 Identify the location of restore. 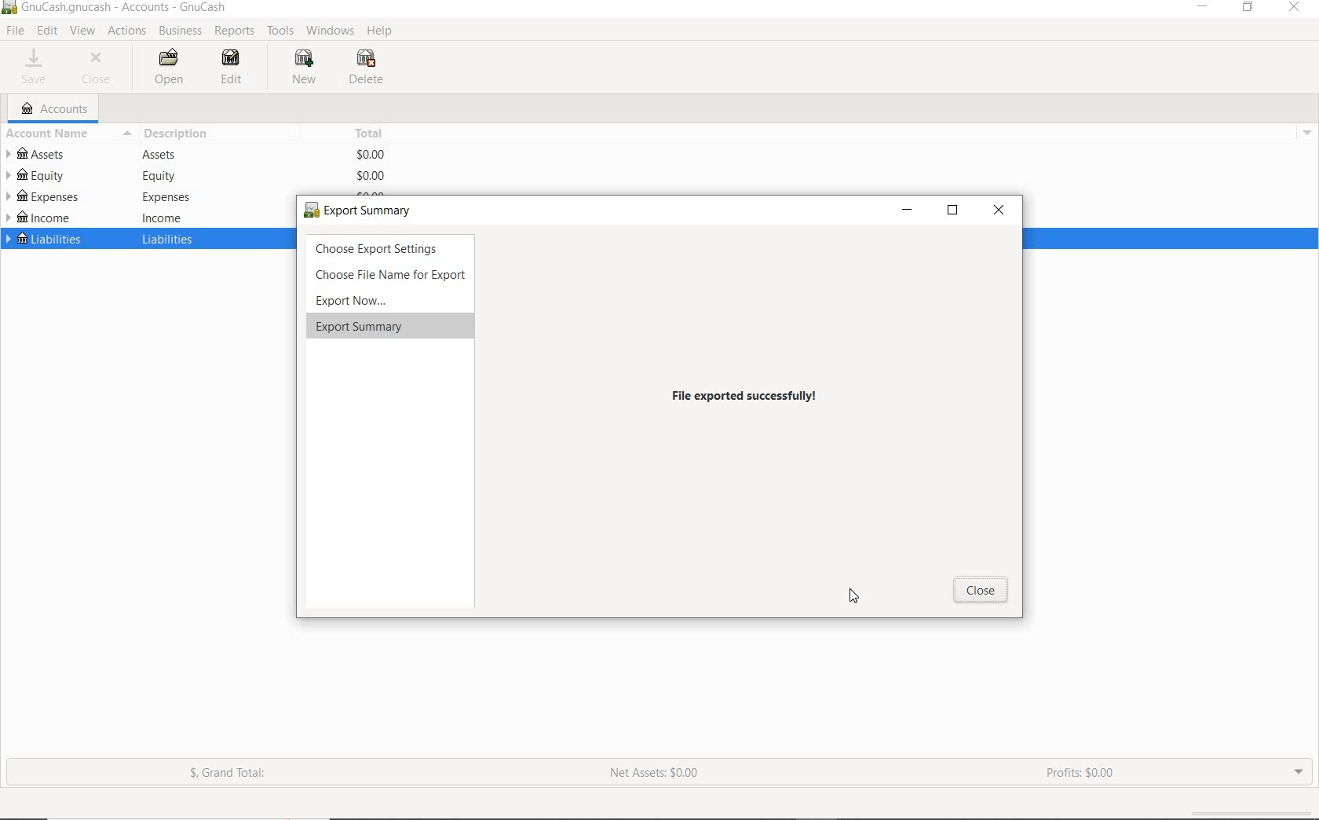
(955, 209).